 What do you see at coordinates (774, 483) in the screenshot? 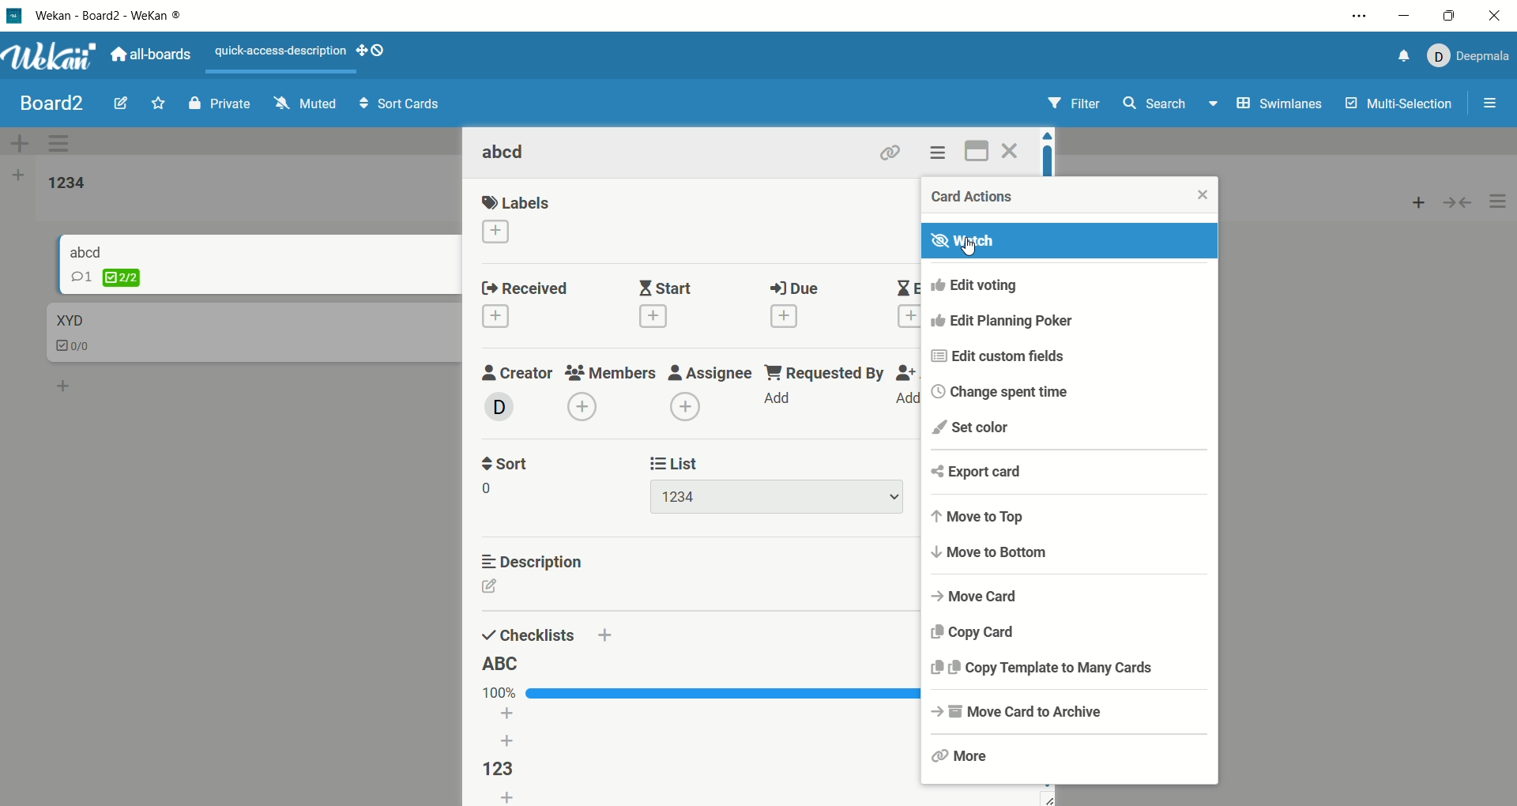
I see `list` at bounding box center [774, 483].